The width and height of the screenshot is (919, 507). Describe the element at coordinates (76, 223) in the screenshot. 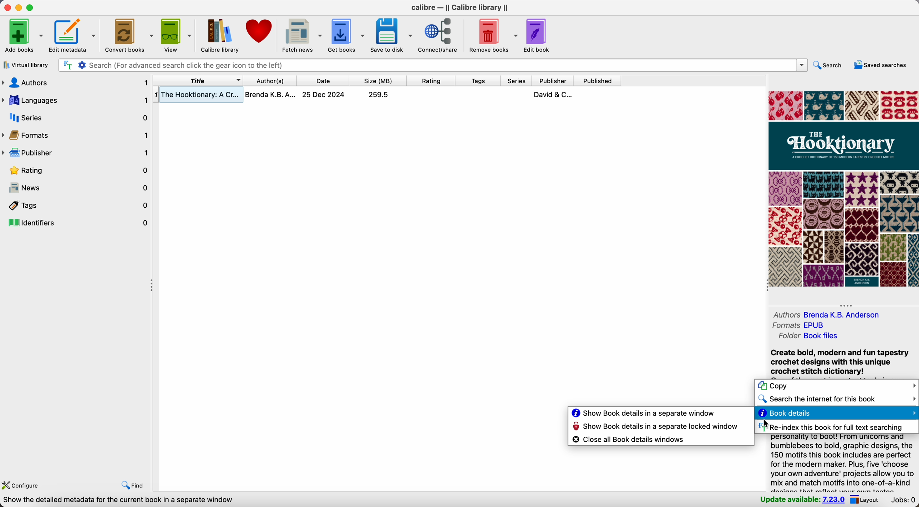

I see `identifiers` at that location.